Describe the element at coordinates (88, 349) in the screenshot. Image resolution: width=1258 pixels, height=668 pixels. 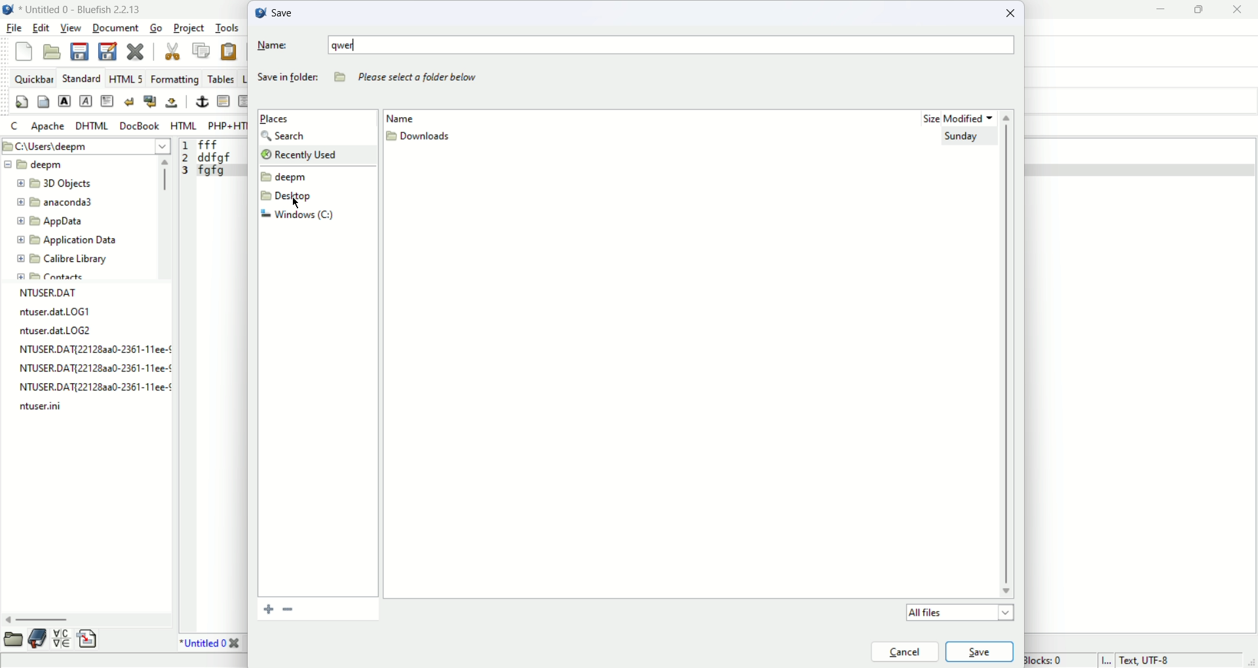
I see `file name` at that location.